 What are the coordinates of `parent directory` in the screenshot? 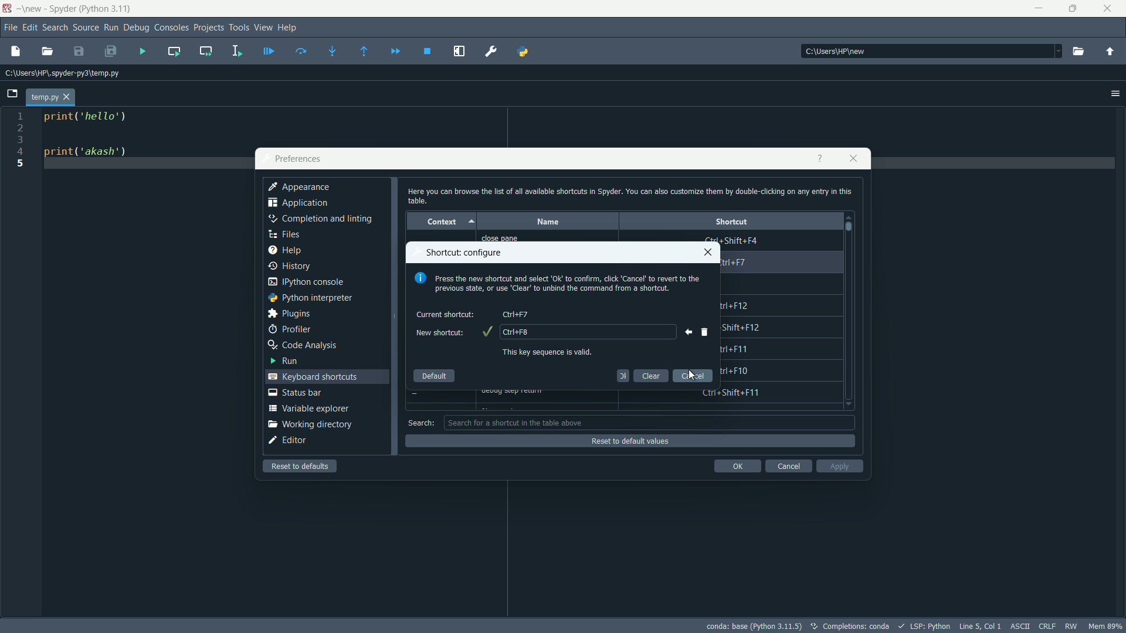 It's located at (1110, 53).